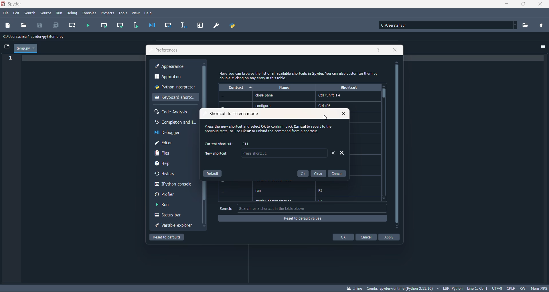 The height and width of the screenshot is (292, 549). I want to click on edit, so click(17, 13).